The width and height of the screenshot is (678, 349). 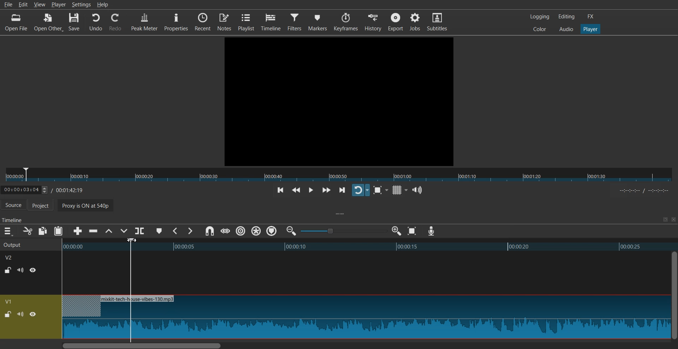 What do you see at coordinates (374, 22) in the screenshot?
I see `History` at bounding box center [374, 22].